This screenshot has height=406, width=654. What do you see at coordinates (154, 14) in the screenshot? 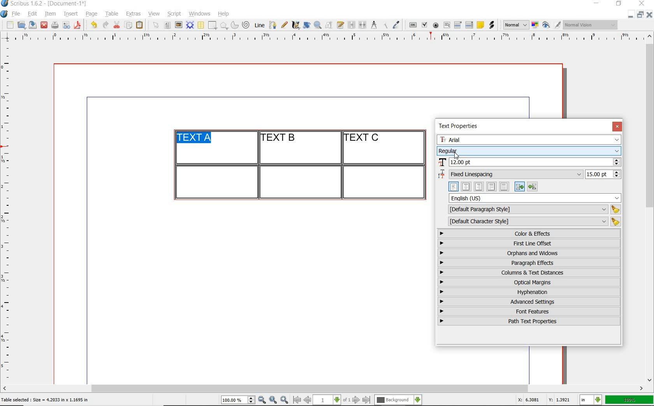
I see `view` at bounding box center [154, 14].